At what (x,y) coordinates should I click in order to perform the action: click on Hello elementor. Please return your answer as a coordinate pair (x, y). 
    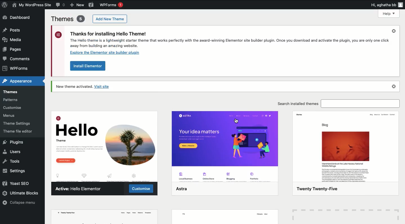
    Looking at the image, I should click on (193, 117).